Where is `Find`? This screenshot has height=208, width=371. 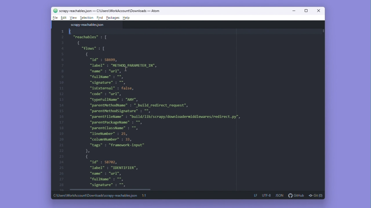 Find is located at coordinates (100, 18).